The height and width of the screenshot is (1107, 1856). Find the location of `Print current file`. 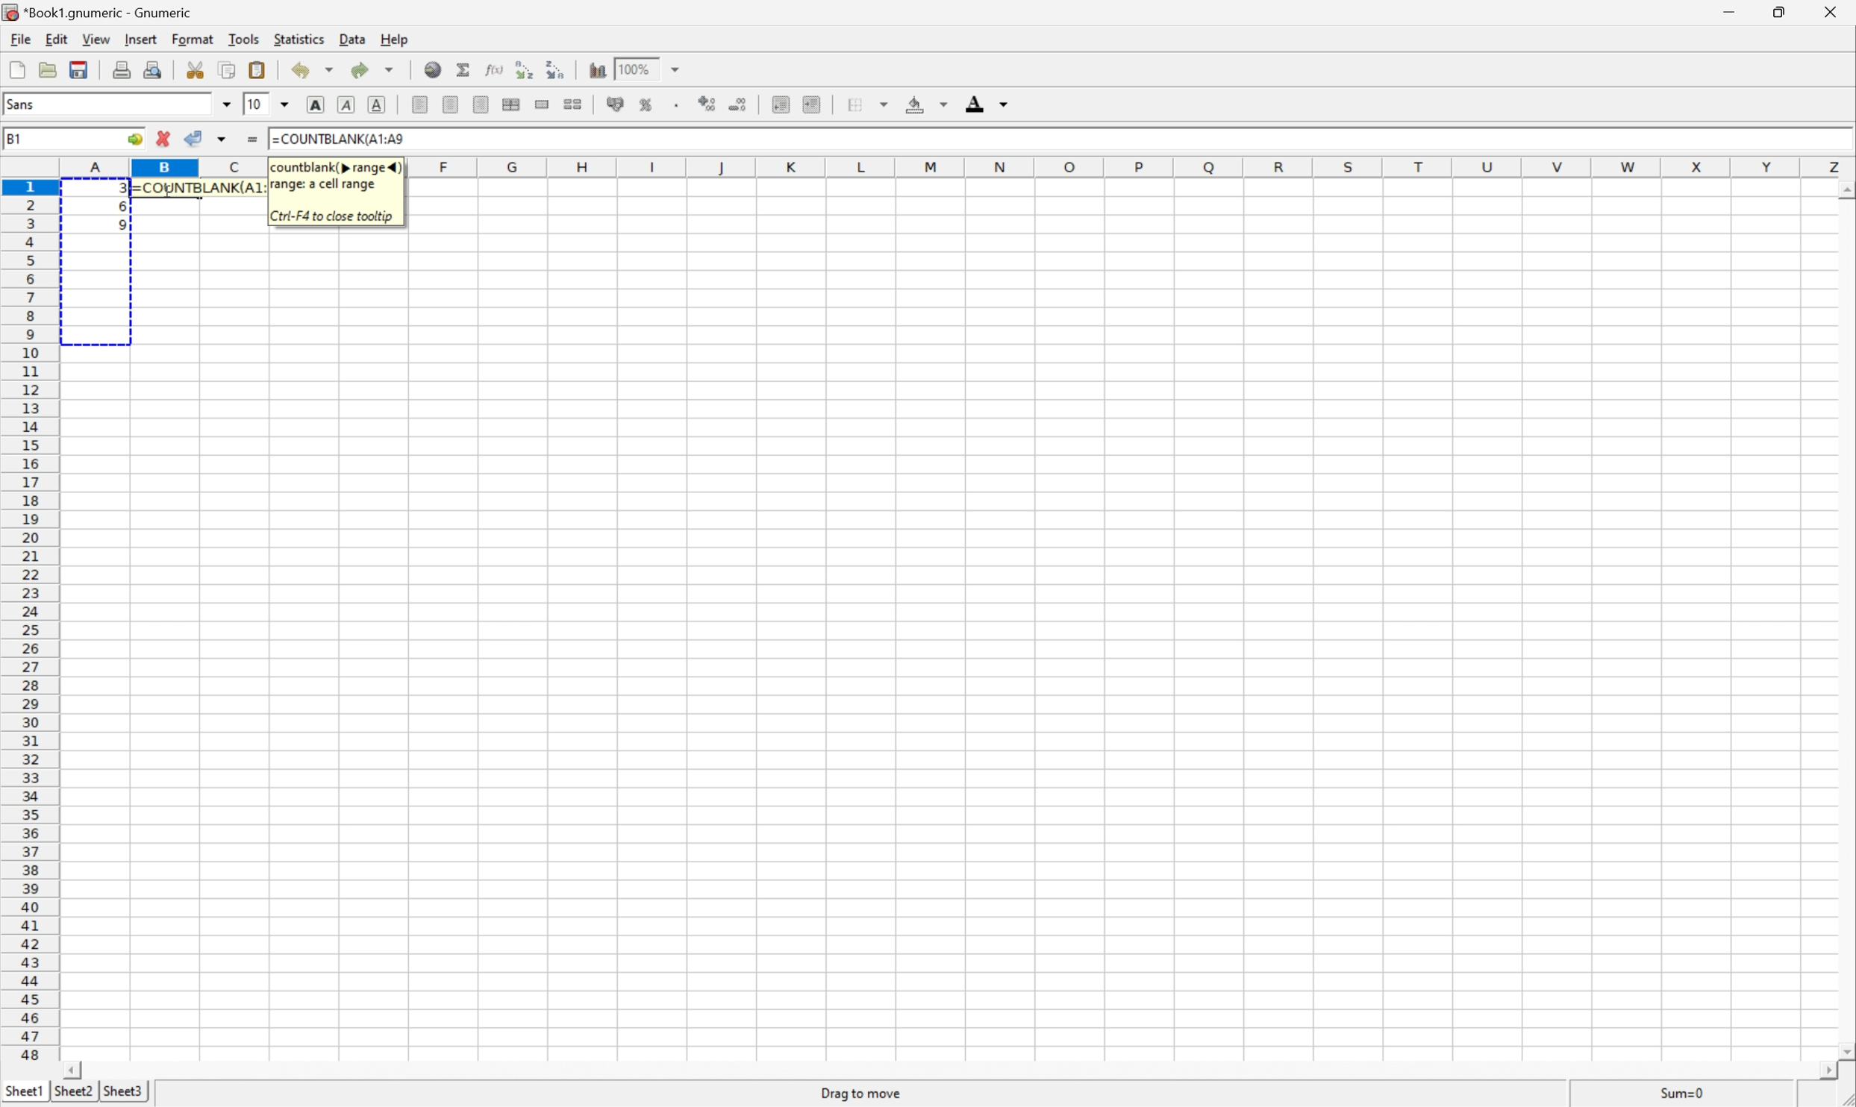

Print current file is located at coordinates (123, 69).